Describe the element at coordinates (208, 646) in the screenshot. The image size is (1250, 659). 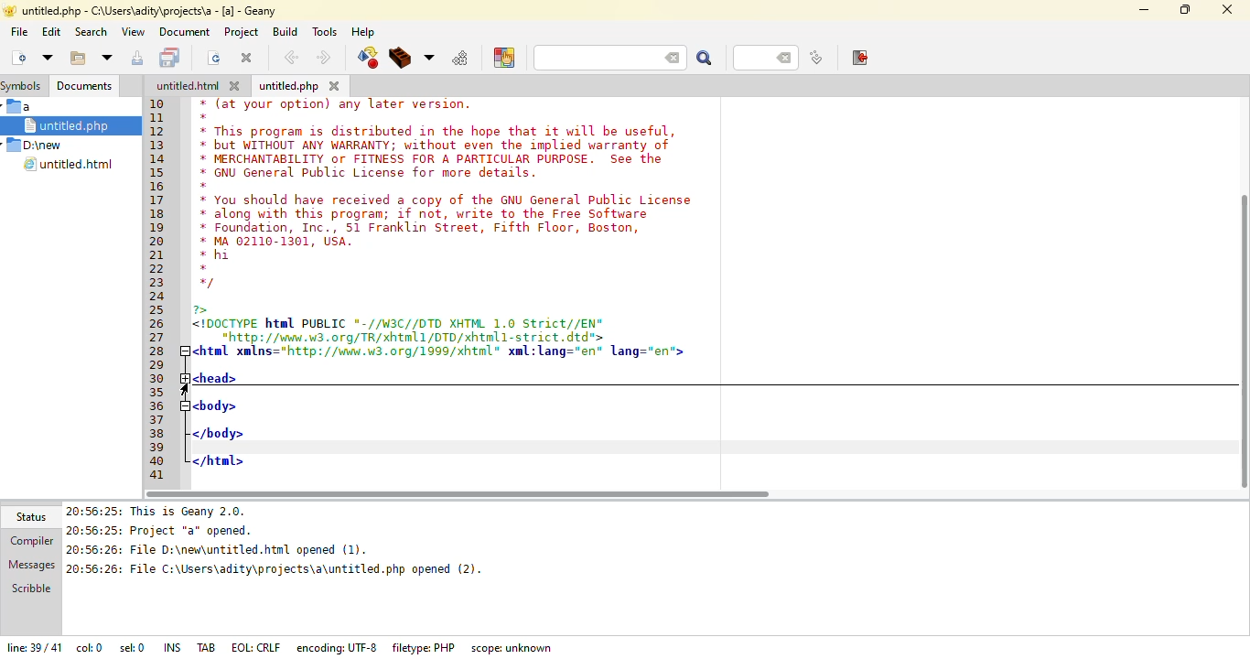
I see `tab` at that location.